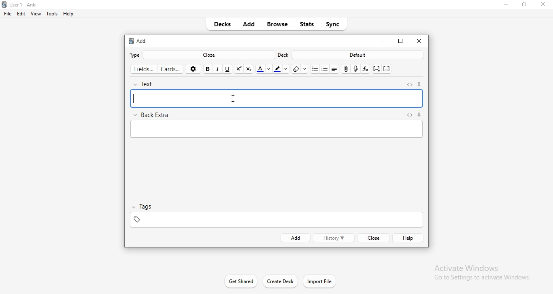 The width and height of the screenshot is (553, 294). I want to click on Activate Windows Go to Settings to activate Windows., so click(479, 272).